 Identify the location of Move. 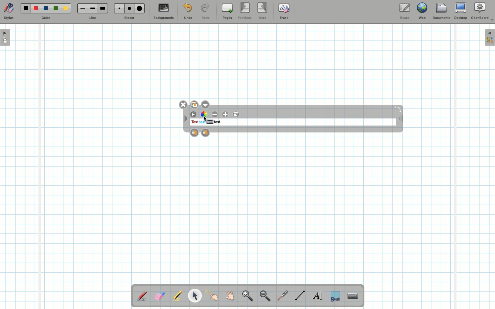
(400, 119).